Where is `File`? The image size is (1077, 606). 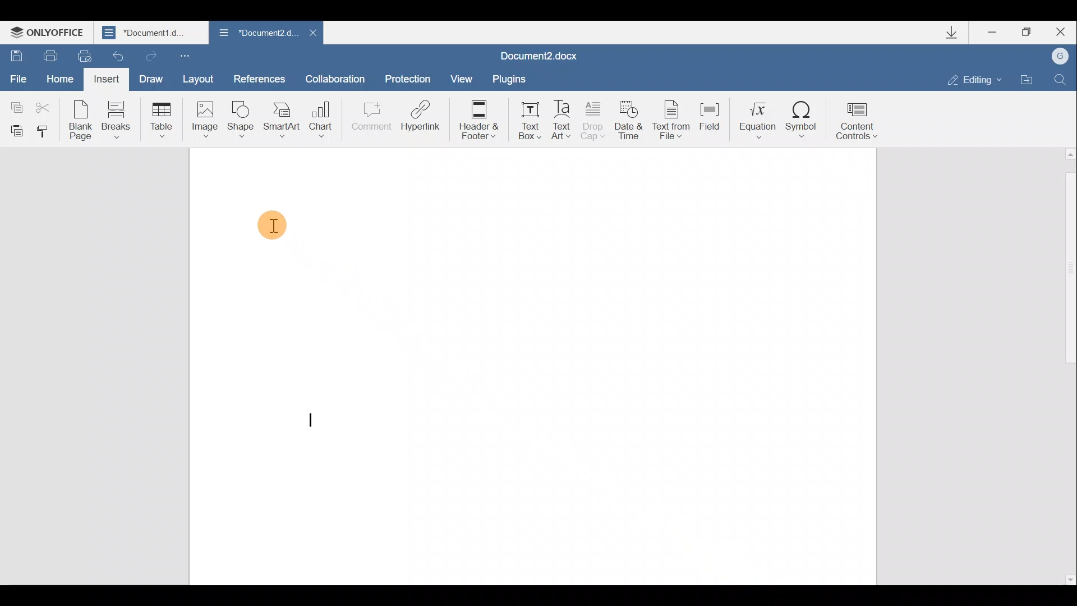
File is located at coordinates (17, 75).